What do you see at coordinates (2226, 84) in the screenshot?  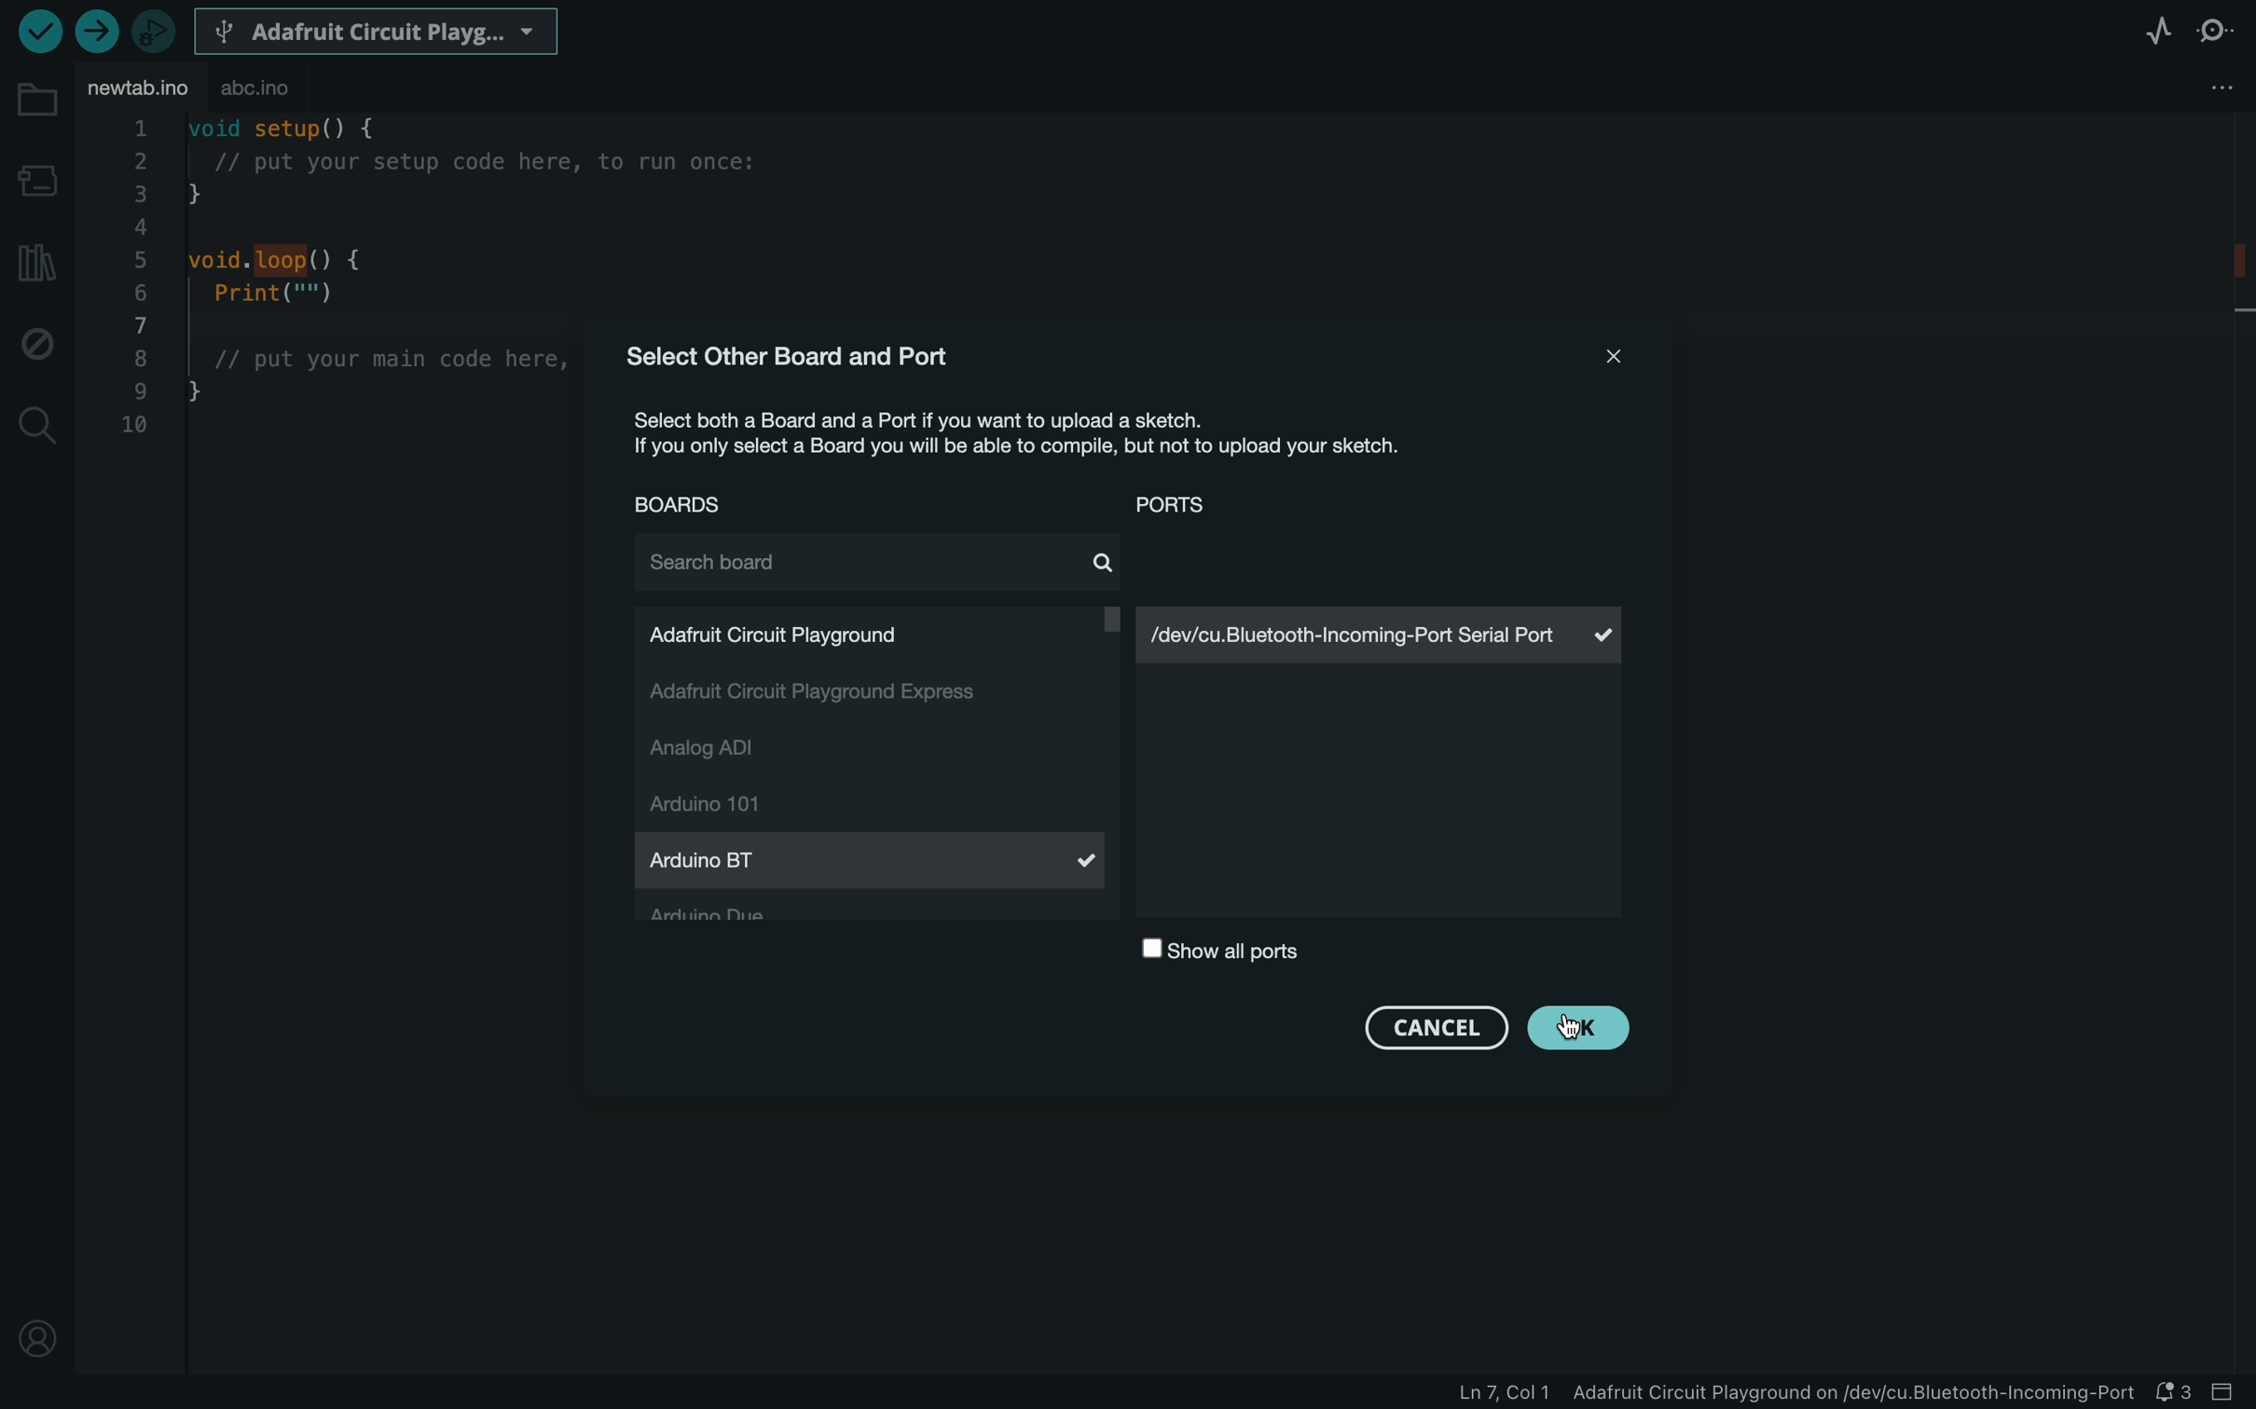 I see `file setting` at bounding box center [2226, 84].